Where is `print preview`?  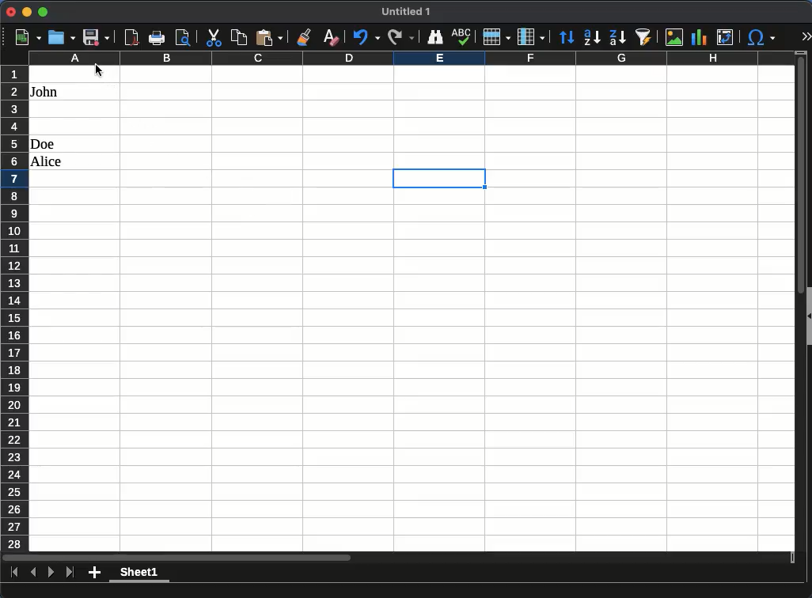 print preview is located at coordinates (183, 37).